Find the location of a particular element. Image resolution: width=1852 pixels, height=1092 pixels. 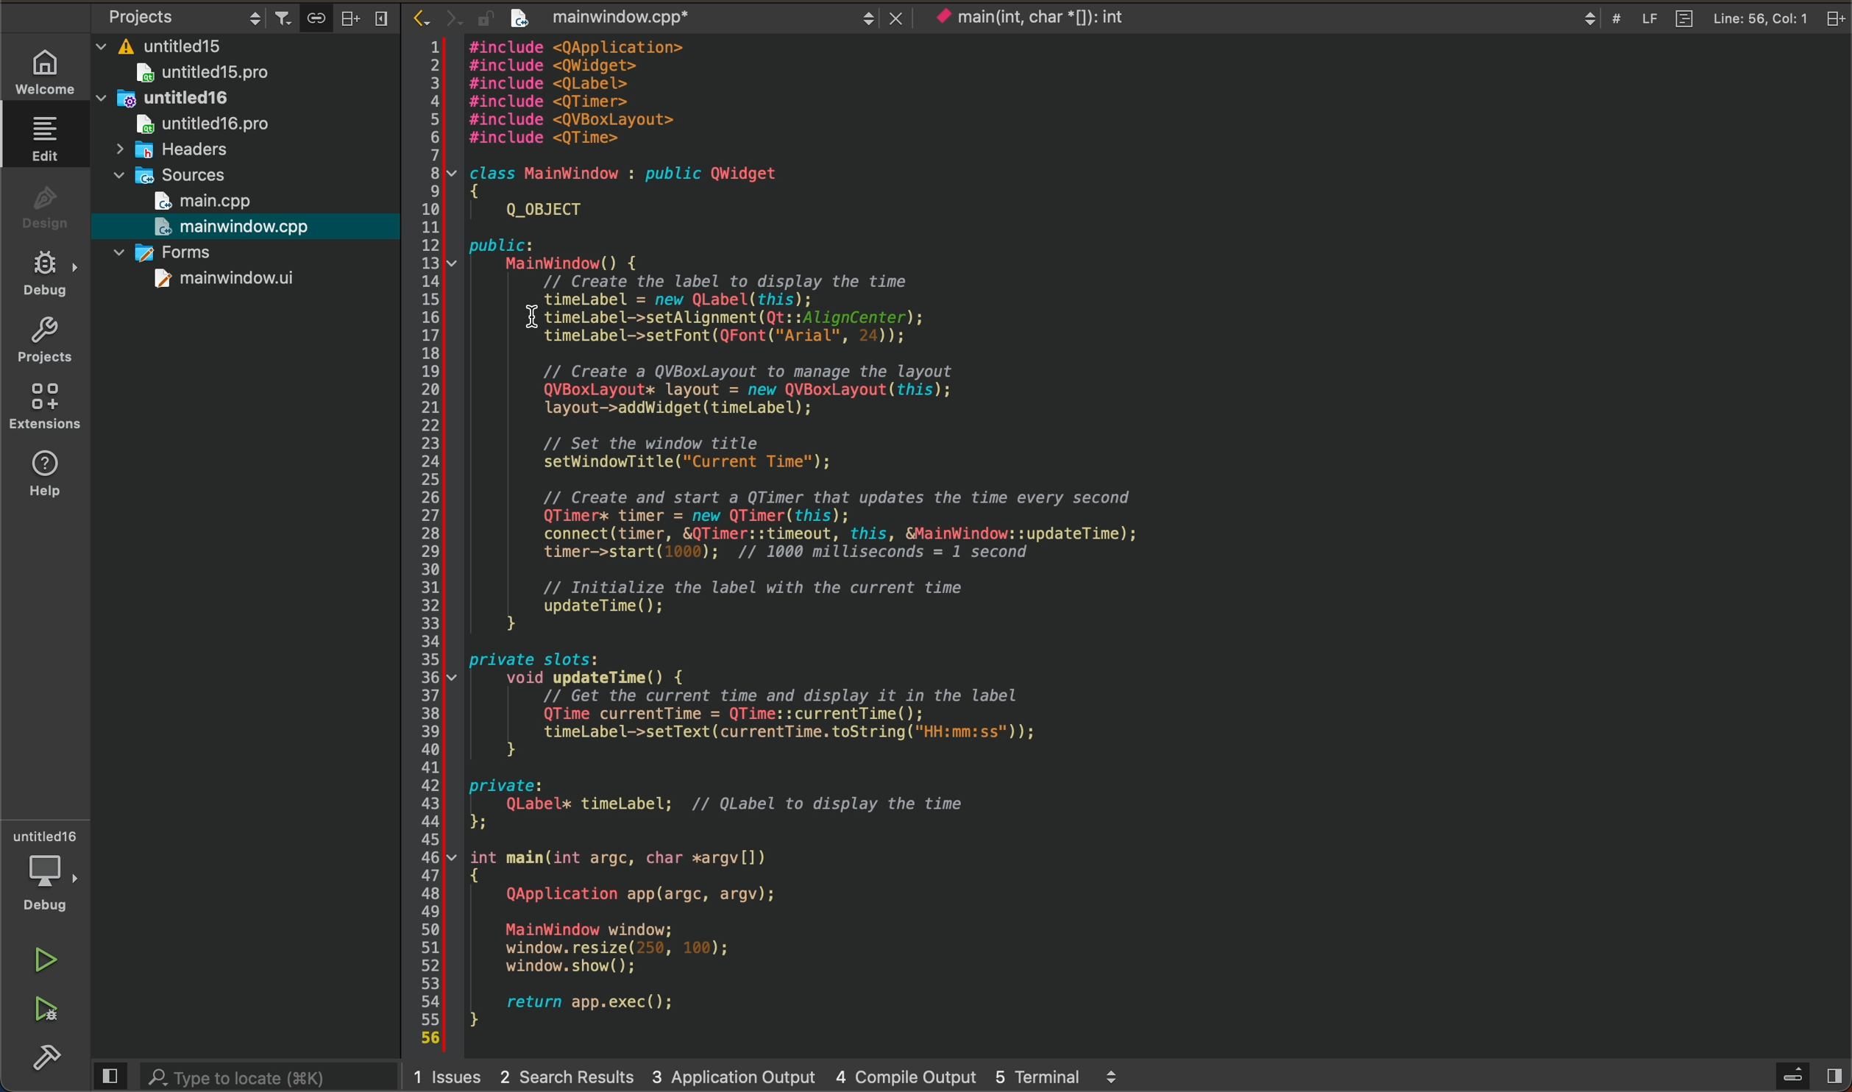

edit is located at coordinates (45, 138).